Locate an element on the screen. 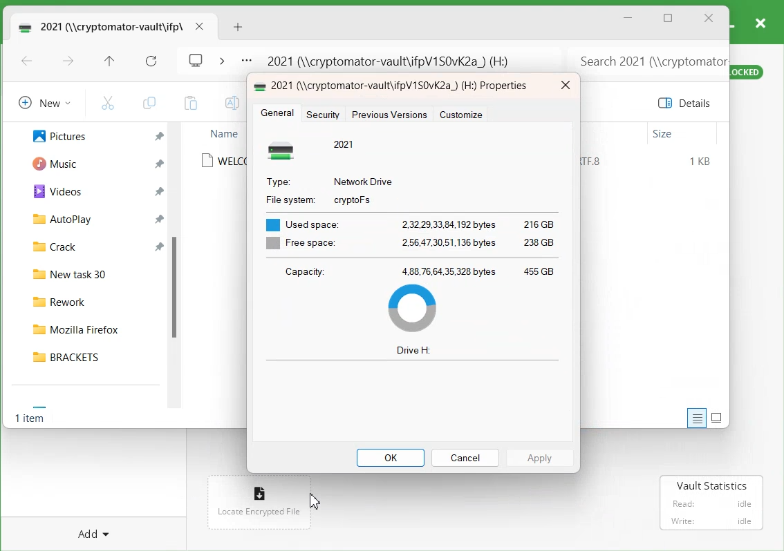 The width and height of the screenshot is (784, 551). Bl Used space is located at coordinates (299, 221).